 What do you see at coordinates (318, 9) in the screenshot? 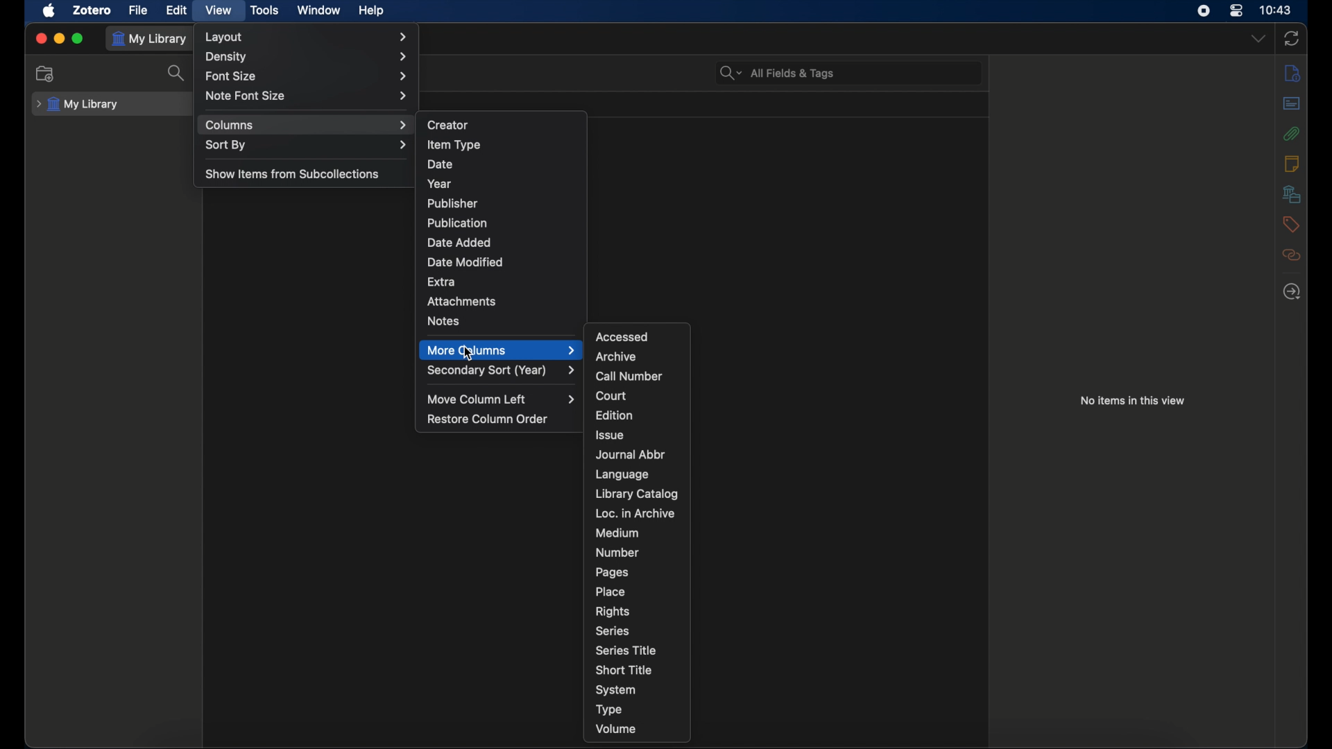
I see `window` at bounding box center [318, 9].